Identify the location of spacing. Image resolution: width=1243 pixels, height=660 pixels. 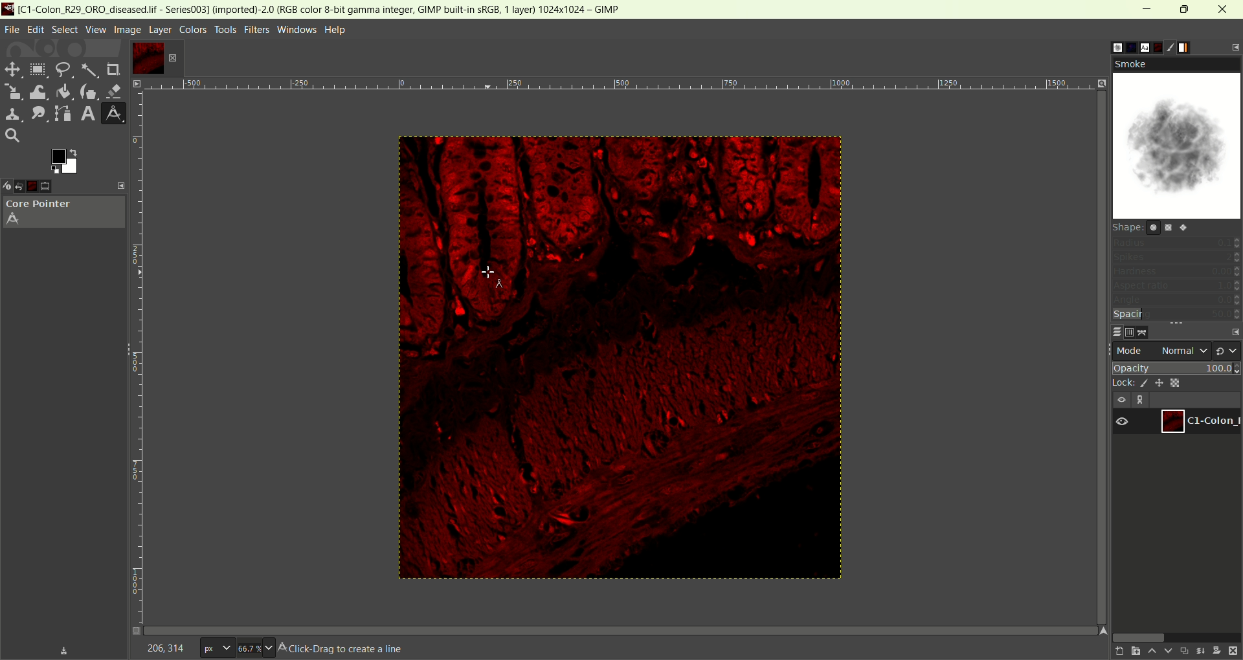
(1174, 315).